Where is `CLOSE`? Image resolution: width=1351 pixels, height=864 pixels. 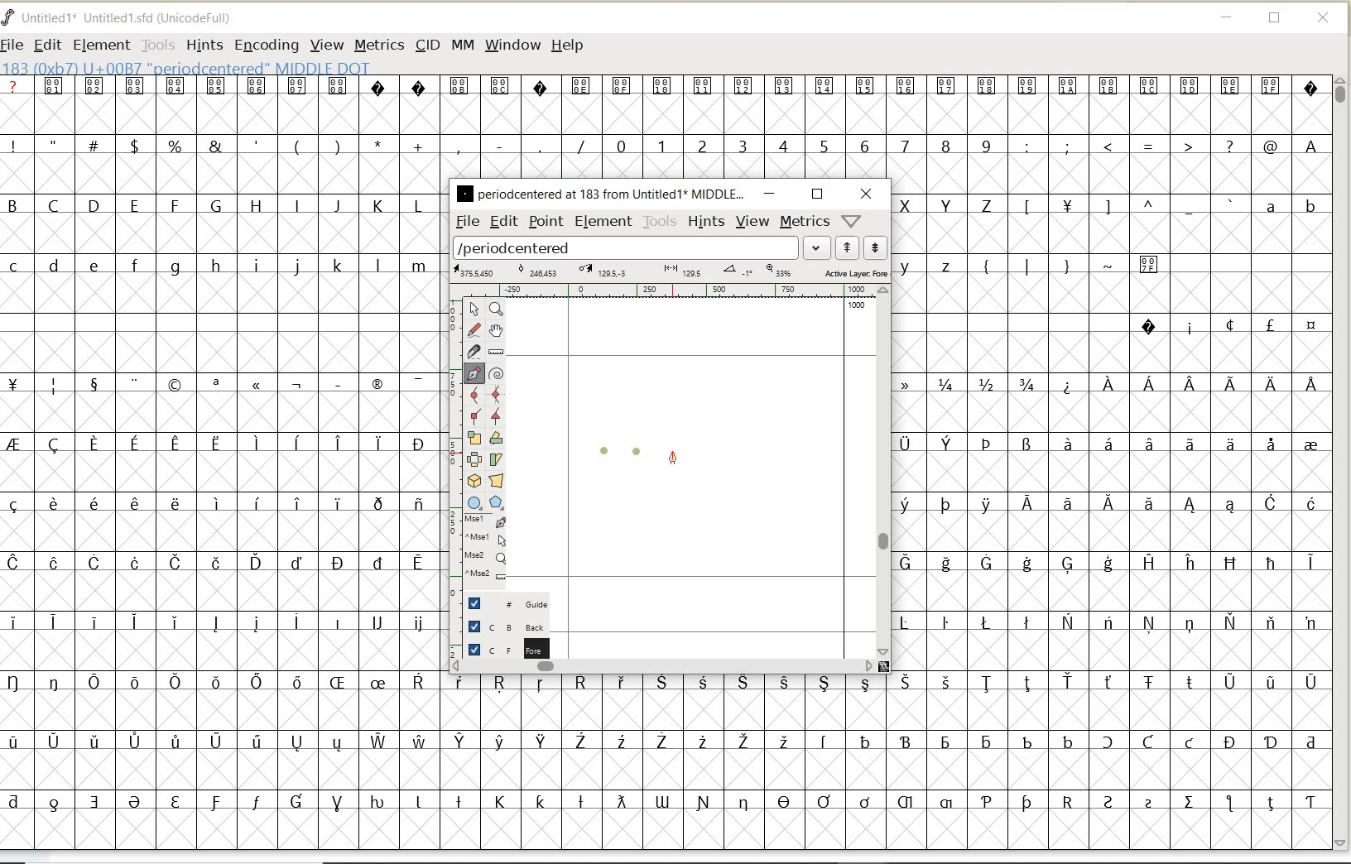 CLOSE is located at coordinates (1325, 18).